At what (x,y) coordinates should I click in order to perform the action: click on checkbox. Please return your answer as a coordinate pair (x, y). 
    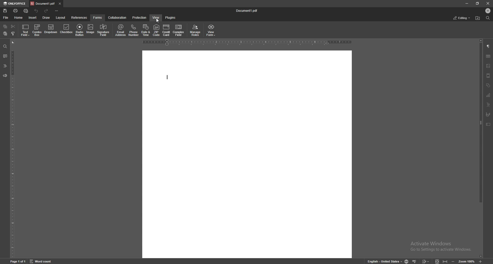
    Looking at the image, I should click on (67, 30).